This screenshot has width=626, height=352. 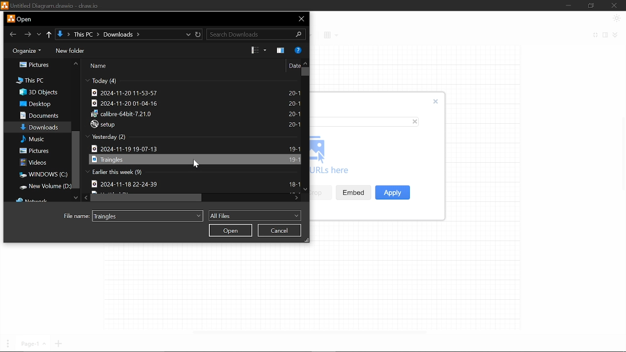 I want to click on Yesterday (2), so click(x=107, y=138).